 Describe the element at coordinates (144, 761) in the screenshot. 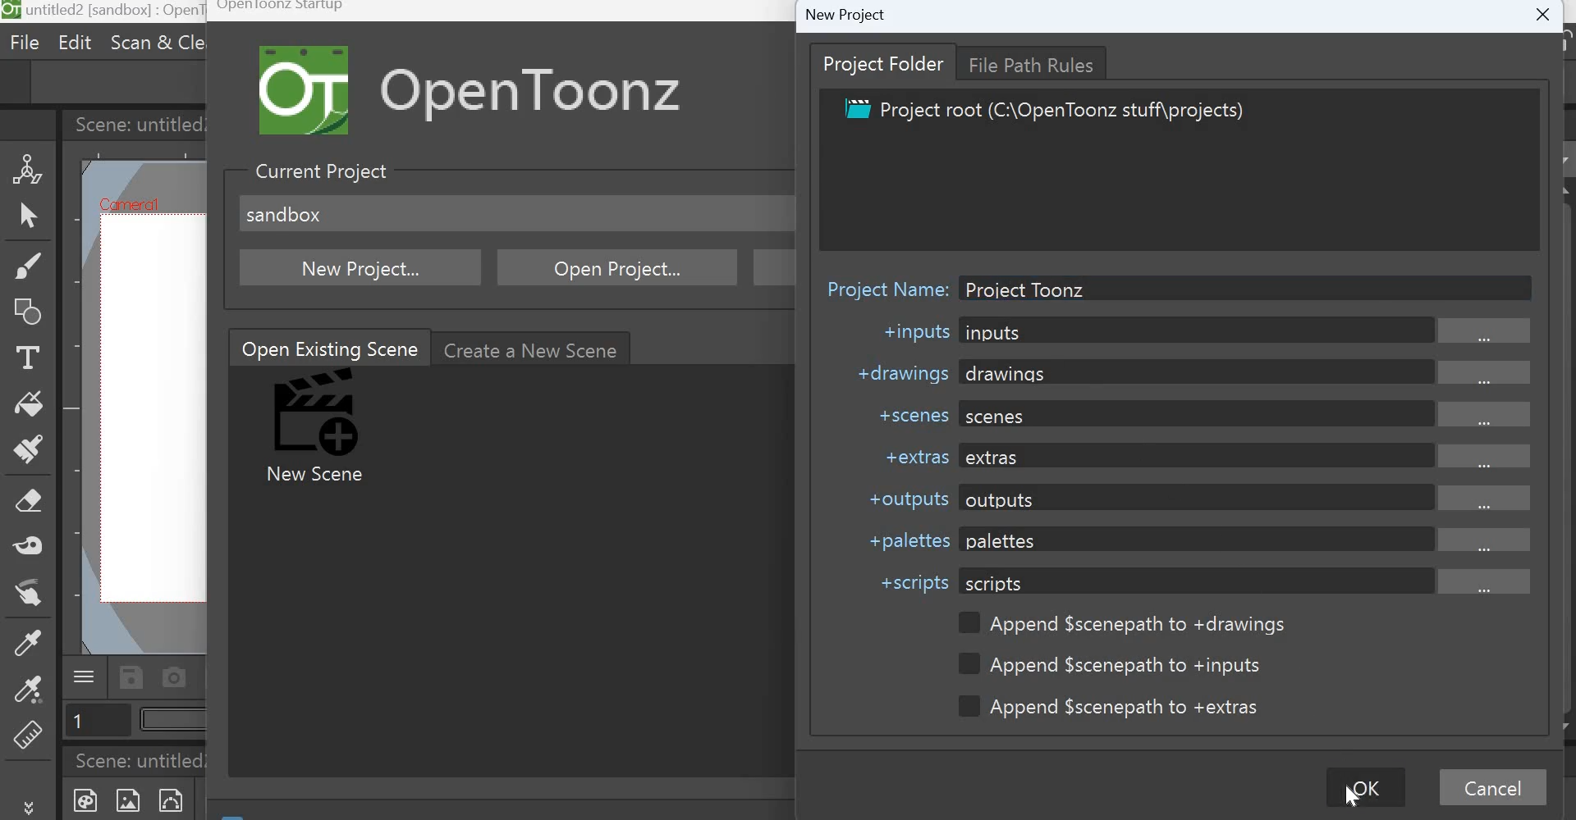

I see `Scene: untitled2` at that location.